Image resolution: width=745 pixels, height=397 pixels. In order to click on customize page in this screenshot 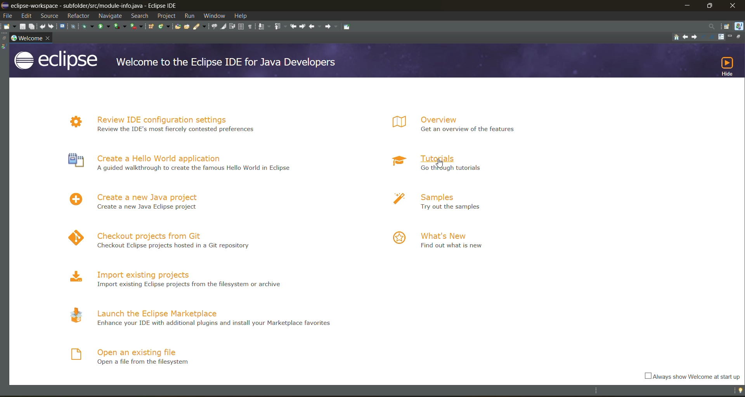, I will do `click(721, 38)`.